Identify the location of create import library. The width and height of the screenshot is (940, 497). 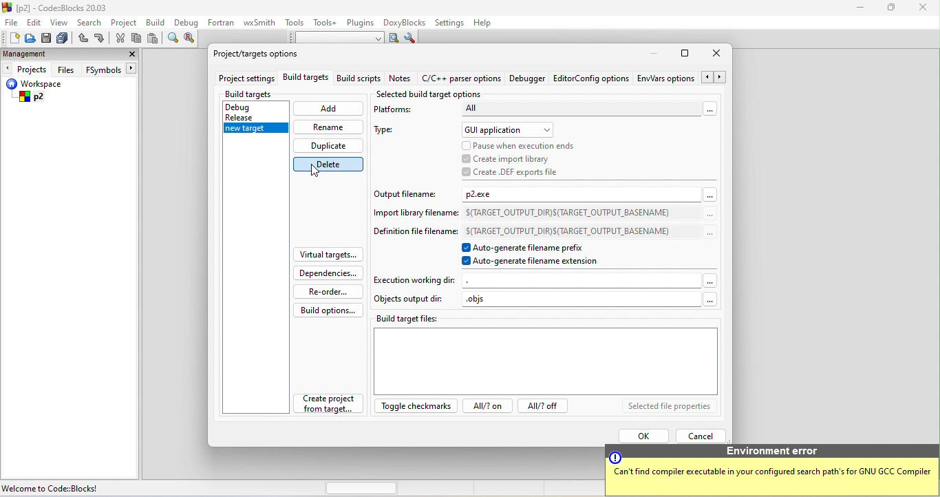
(508, 158).